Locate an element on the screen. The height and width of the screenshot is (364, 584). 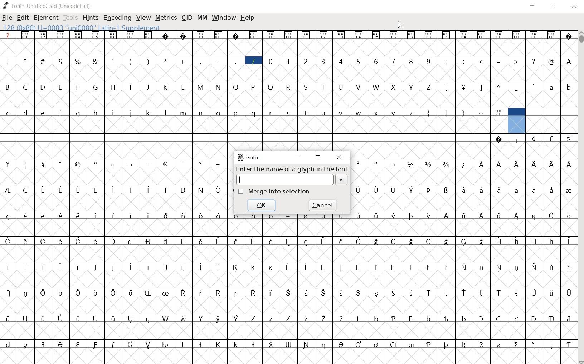
Symbol is located at coordinates (323, 35).